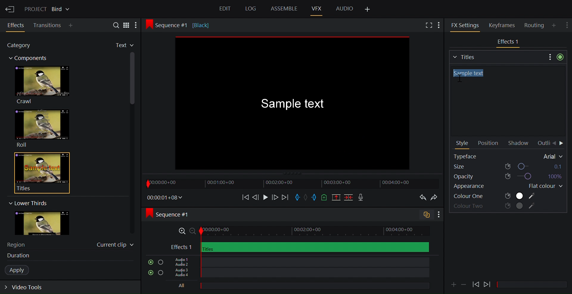 The width and height of the screenshot is (572, 294). I want to click on Transition, so click(48, 25).